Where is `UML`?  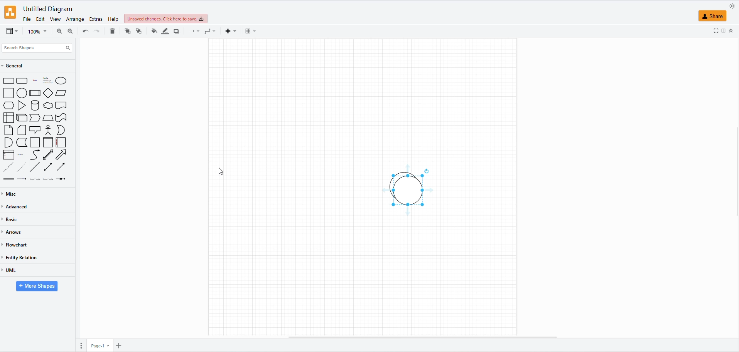
UML is located at coordinates (11, 270).